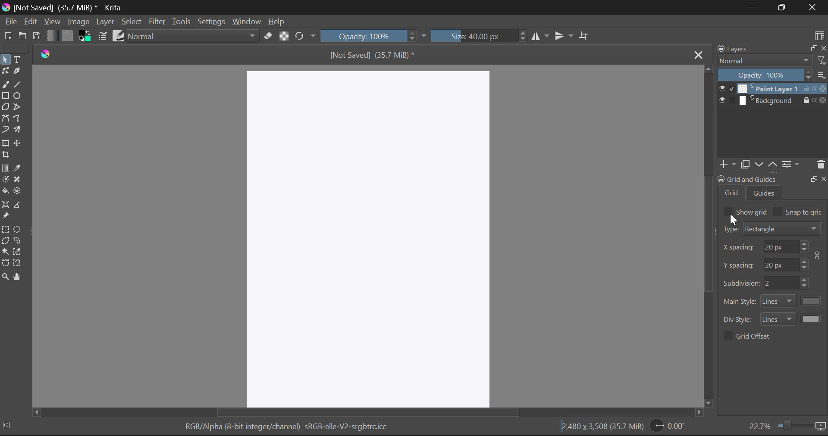 This screenshot has width=828, height=436. Describe the element at coordinates (268, 36) in the screenshot. I see `Eraser` at that location.